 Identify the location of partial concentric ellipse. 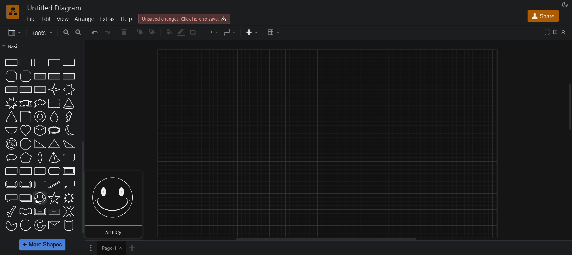
(40, 225).